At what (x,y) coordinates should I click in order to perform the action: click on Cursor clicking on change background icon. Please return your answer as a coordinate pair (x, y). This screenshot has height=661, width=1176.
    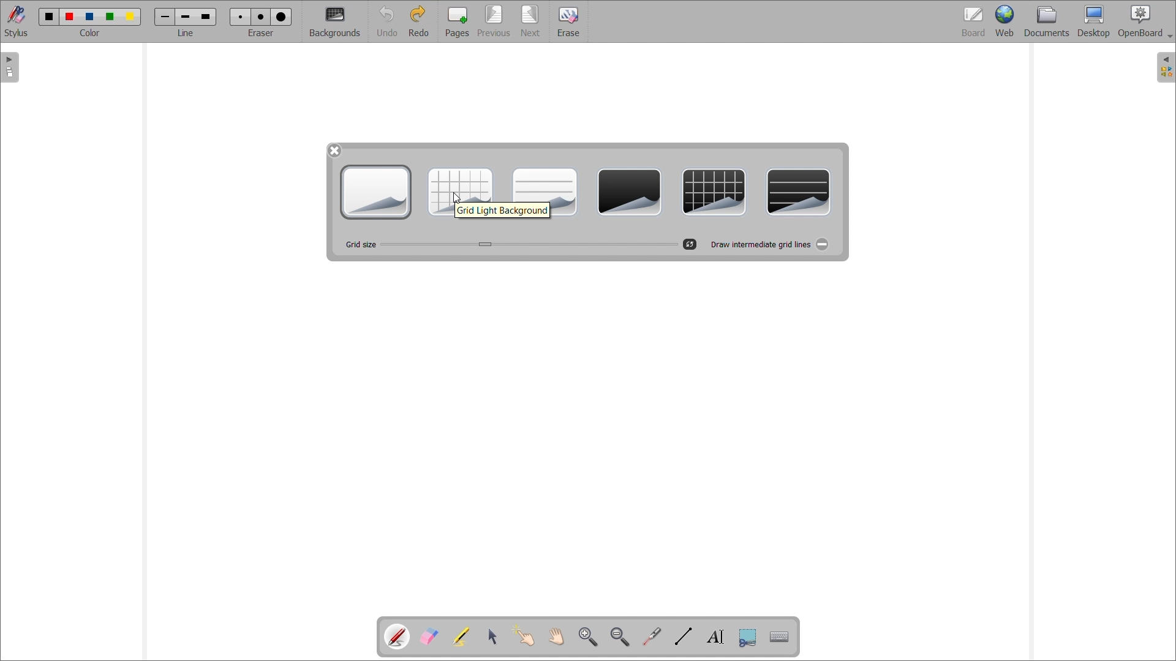
    Looking at the image, I should click on (338, 24).